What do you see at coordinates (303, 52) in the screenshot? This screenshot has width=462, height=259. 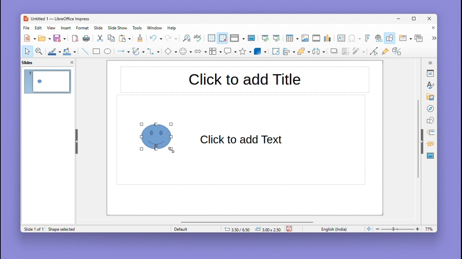 I see `Arrange` at bounding box center [303, 52].